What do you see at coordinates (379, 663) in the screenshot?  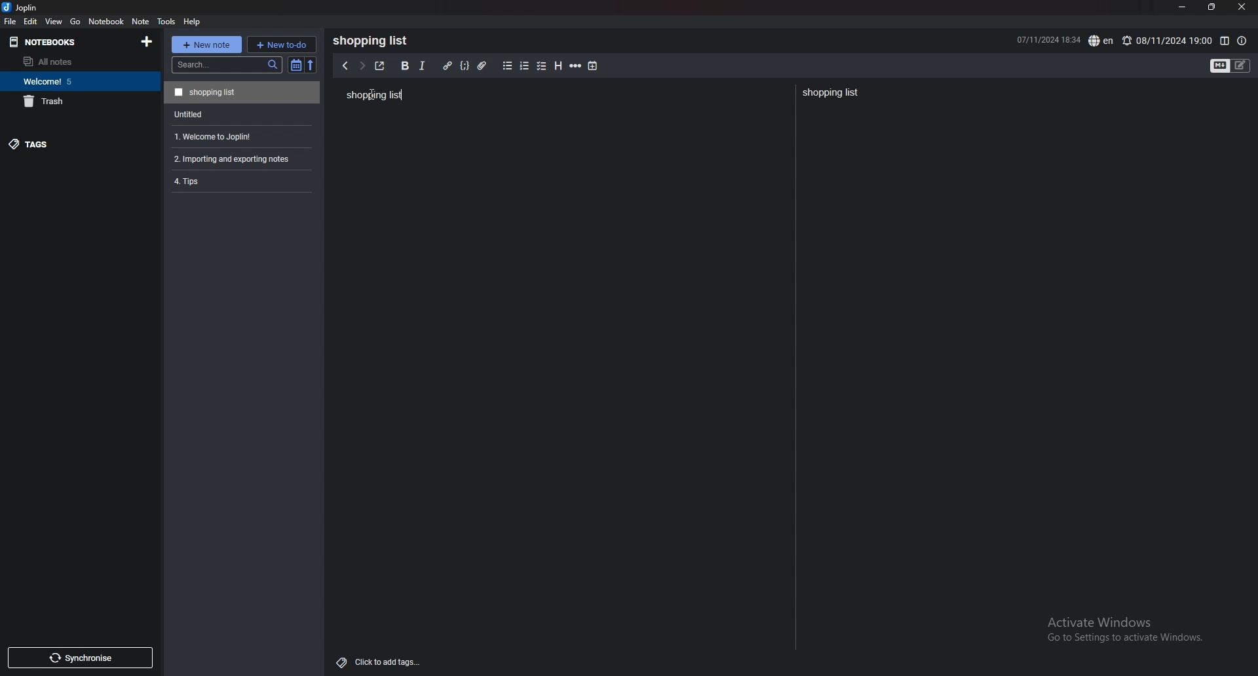 I see `add tags` at bounding box center [379, 663].